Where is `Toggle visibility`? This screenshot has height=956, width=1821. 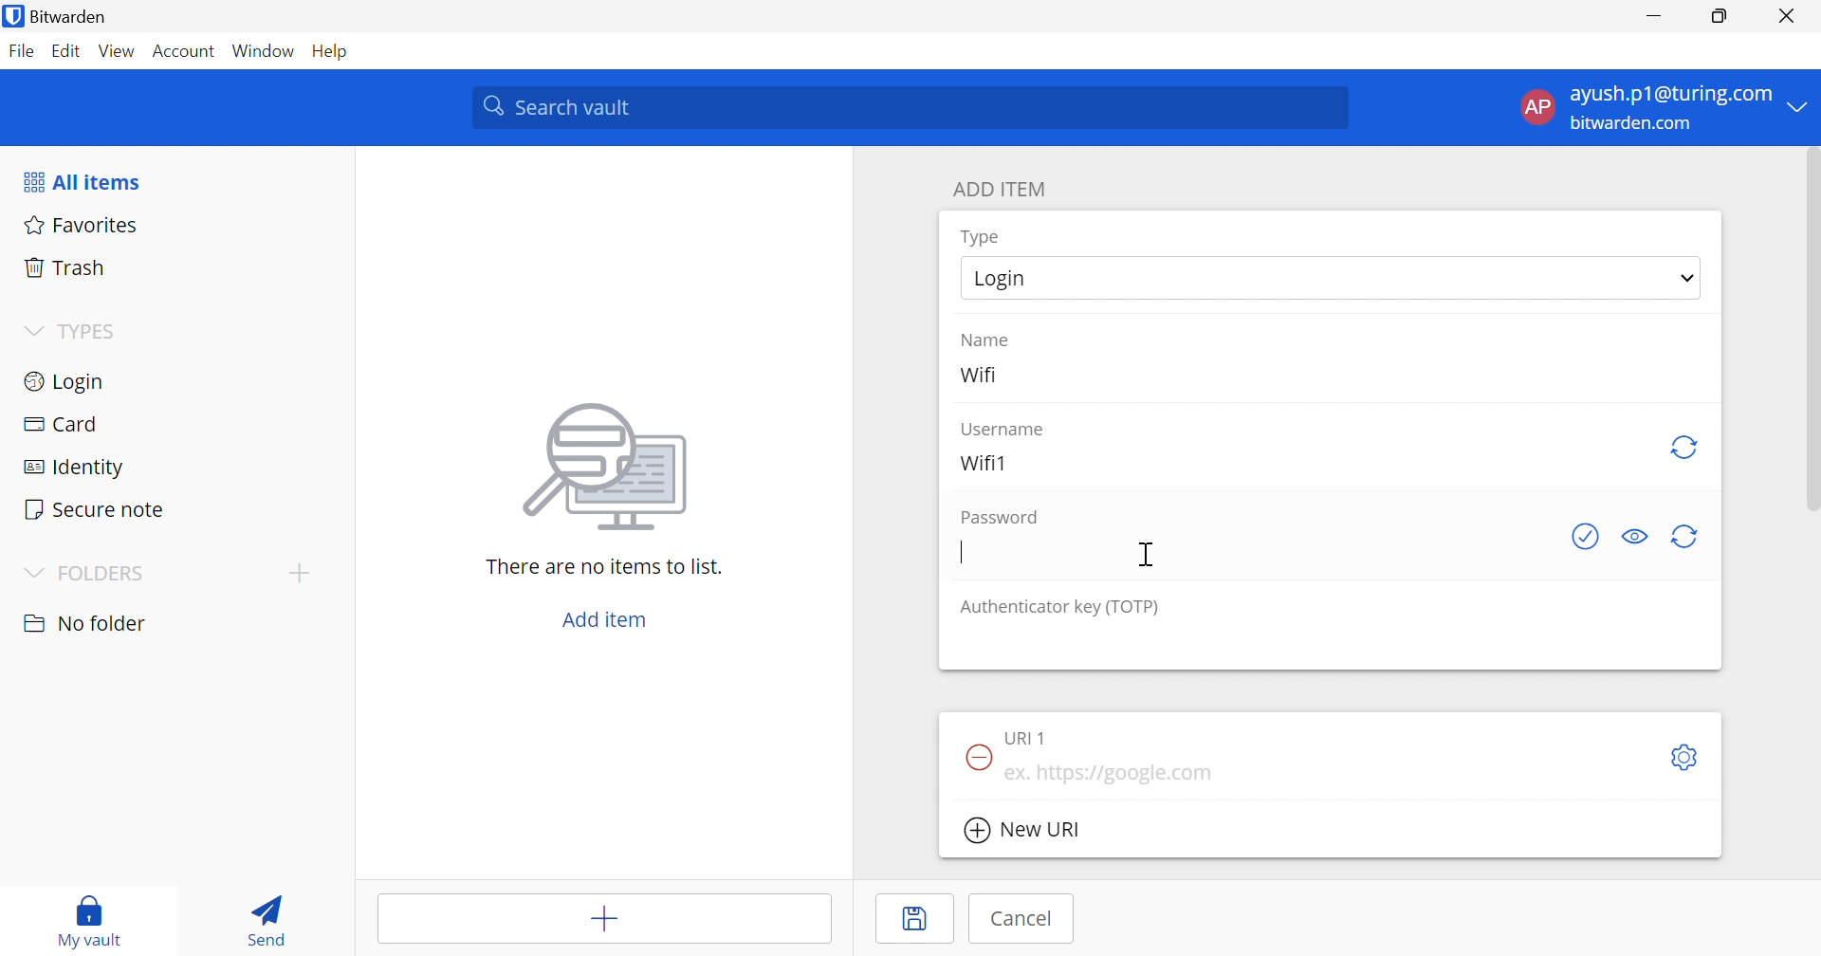 Toggle visibility is located at coordinates (1637, 537).